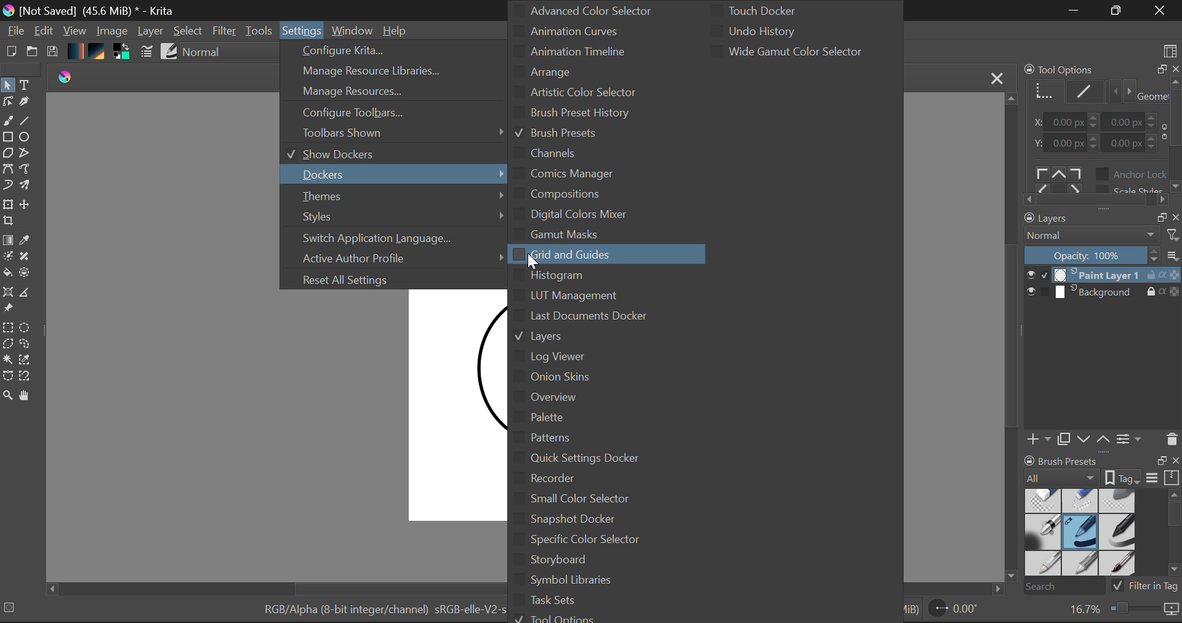 The image size is (1182, 623). What do you see at coordinates (632, 398) in the screenshot?
I see `Overview` at bounding box center [632, 398].